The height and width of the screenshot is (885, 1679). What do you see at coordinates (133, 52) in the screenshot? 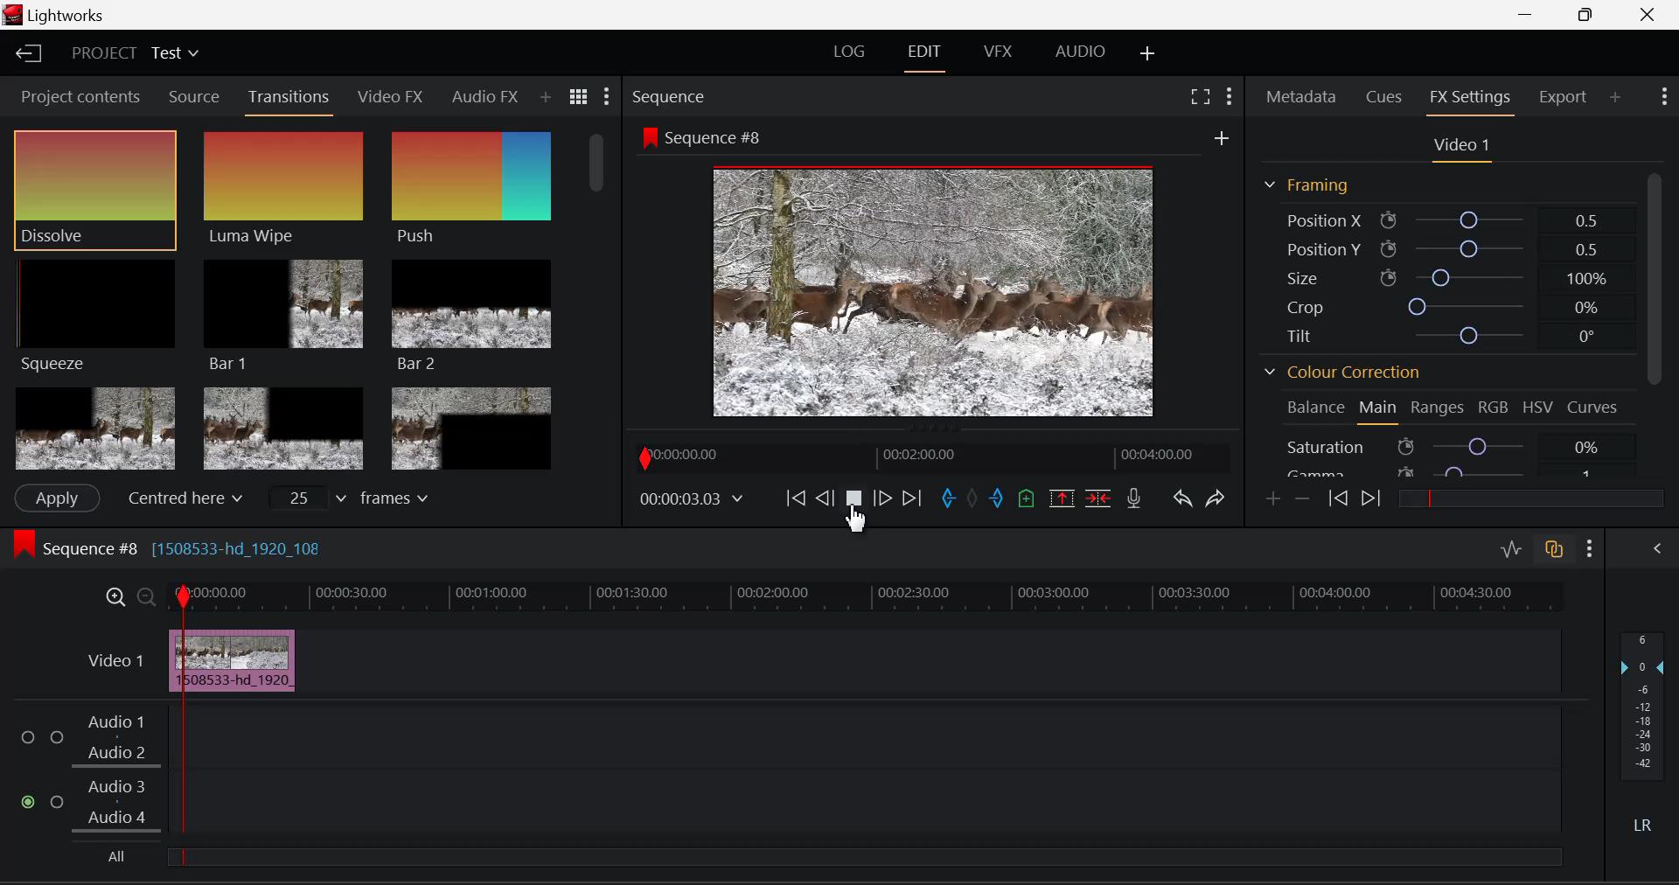
I see `Project Title` at bounding box center [133, 52].